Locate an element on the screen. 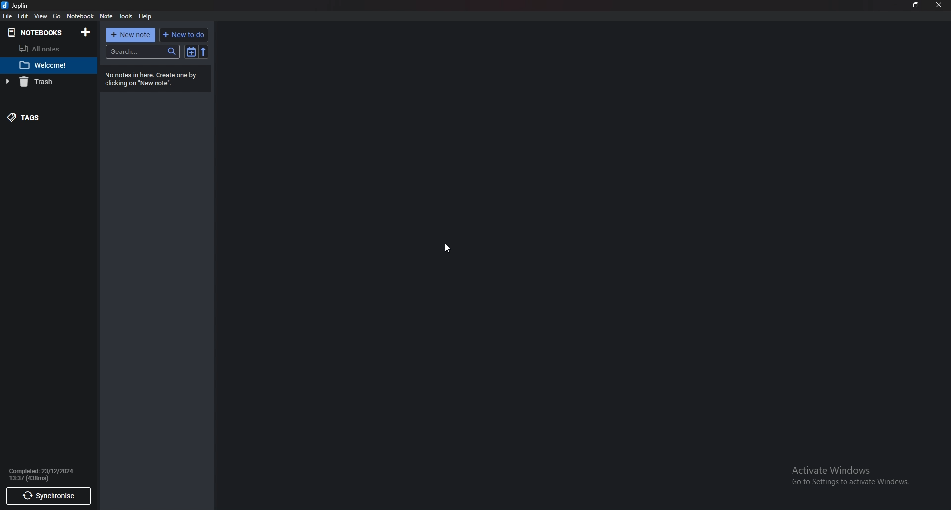 This screenshot has width=951, height=510. note is located at coordinates (106, 16).